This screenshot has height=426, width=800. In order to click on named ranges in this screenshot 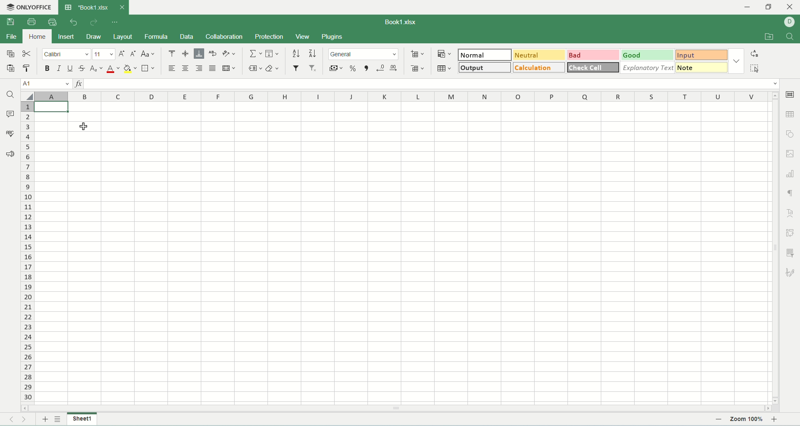, I will do `click(255, 68)`.